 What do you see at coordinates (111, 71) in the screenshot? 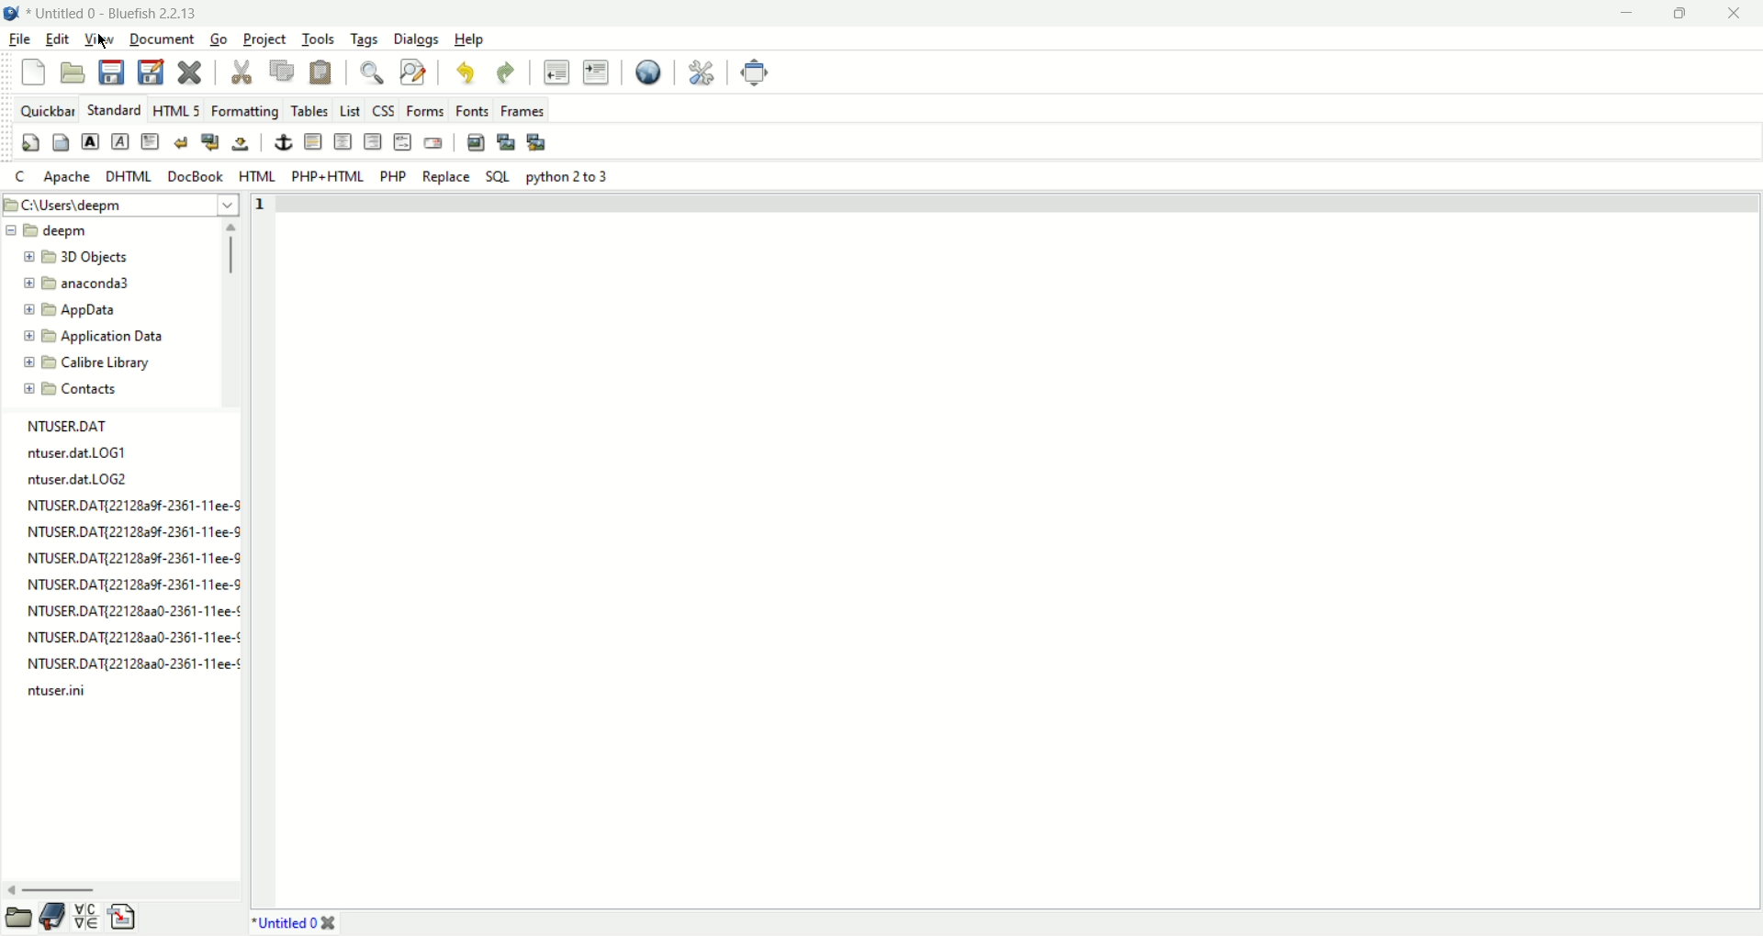
I see `save` at bounding box center [111, 71].